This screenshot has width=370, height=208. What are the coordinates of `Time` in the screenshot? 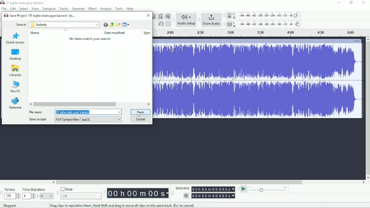 It's located at (138, 193).